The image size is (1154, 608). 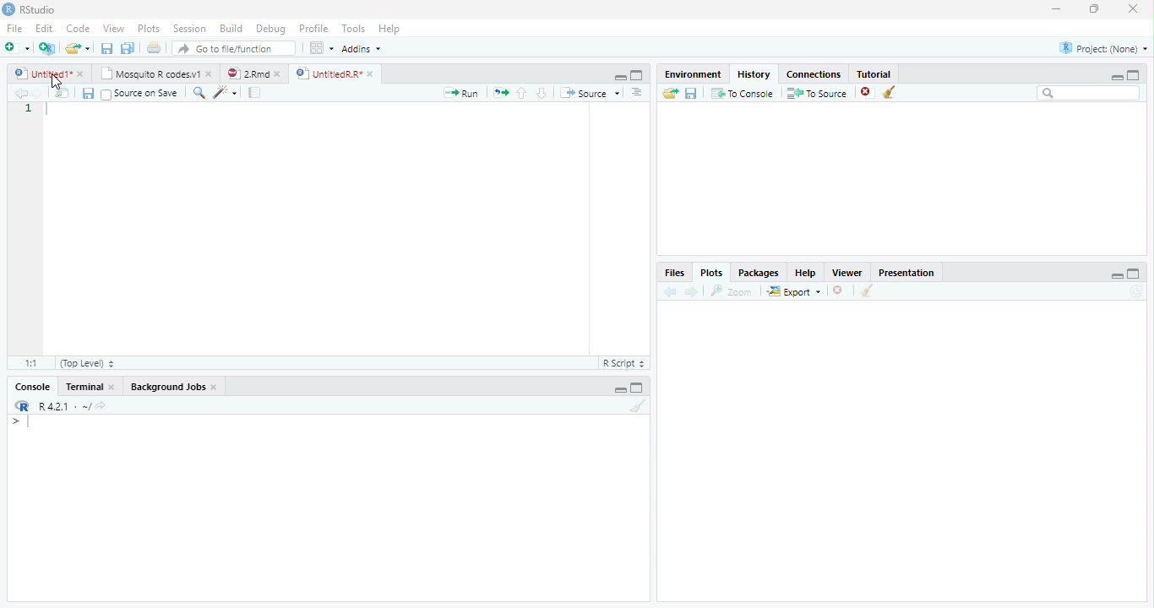 What do you see at coordinates (363, 51) in the screenshot?
I see `Addins` at bounding box center [363, 51].